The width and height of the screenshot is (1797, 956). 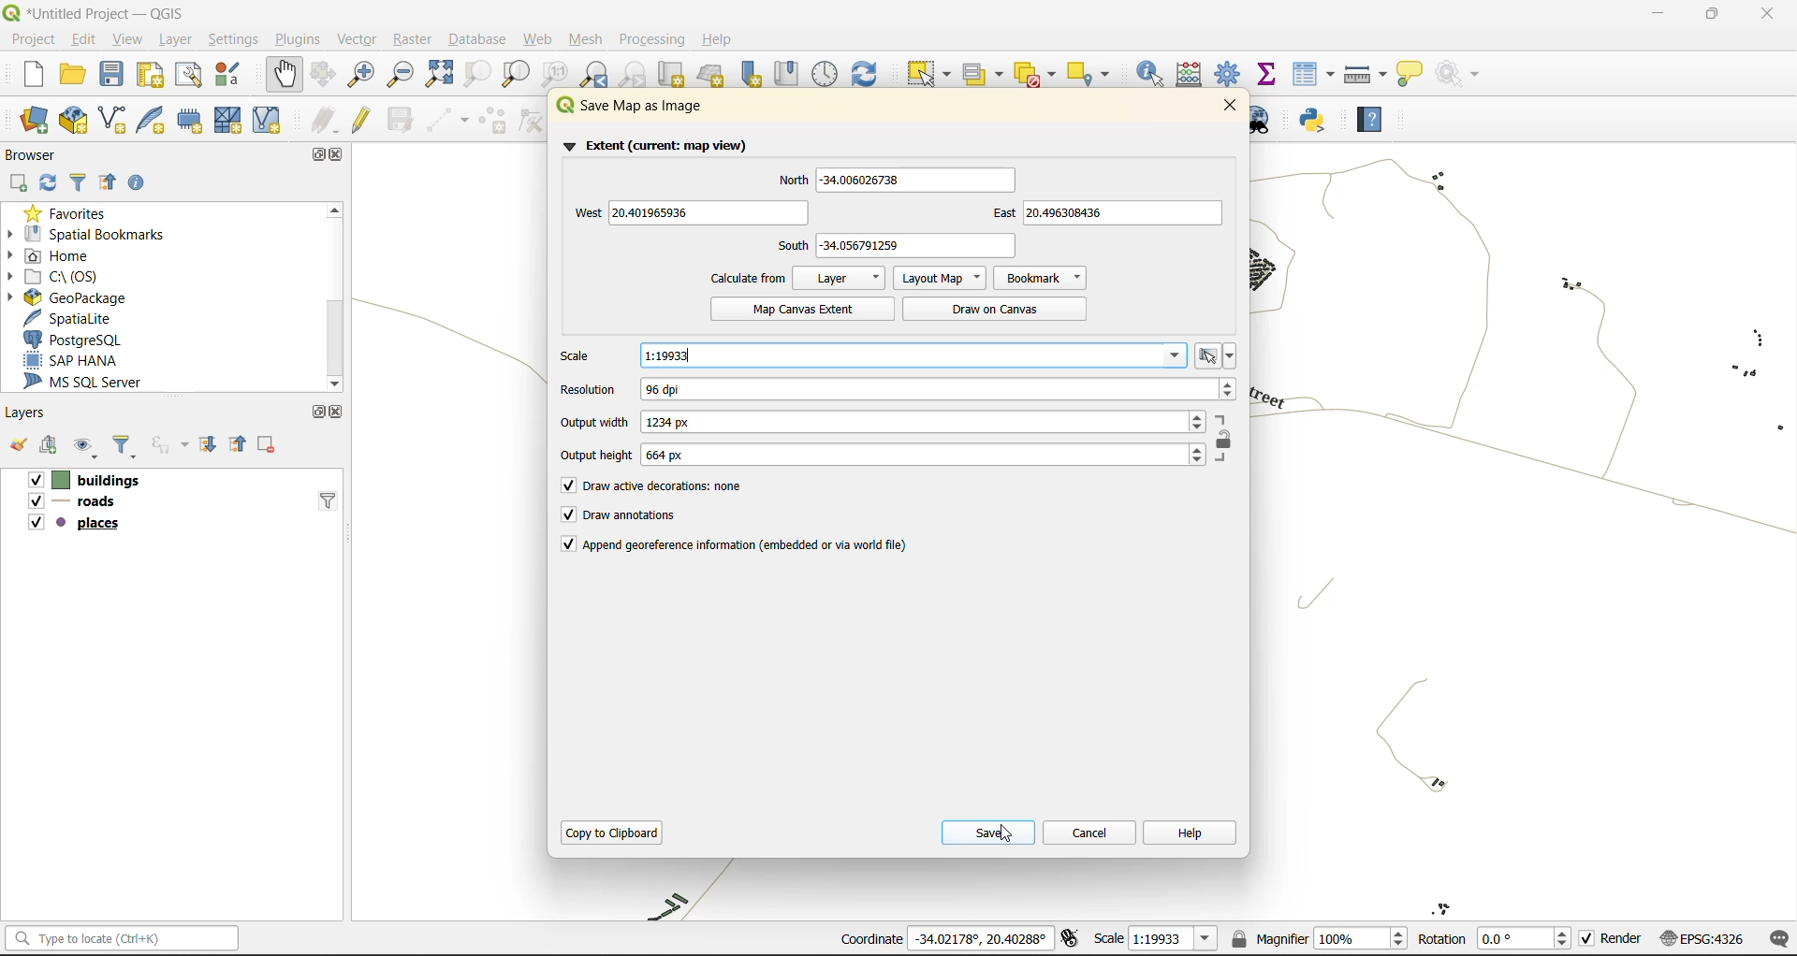 What do you see at coordinates (78, 185) in the screenshot?
I see `filter` at bounding box center [78, 185].